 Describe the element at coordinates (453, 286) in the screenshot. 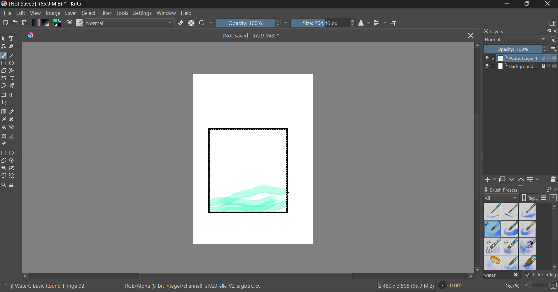

I see `Page Rotation` at that location.